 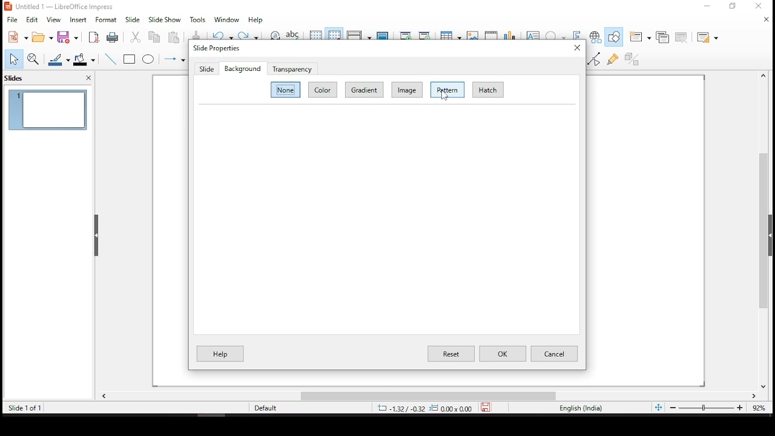 What do you see at coordinates (707, 5) in the screenshot?
I see `minimize` at bounding box center [707, 5].